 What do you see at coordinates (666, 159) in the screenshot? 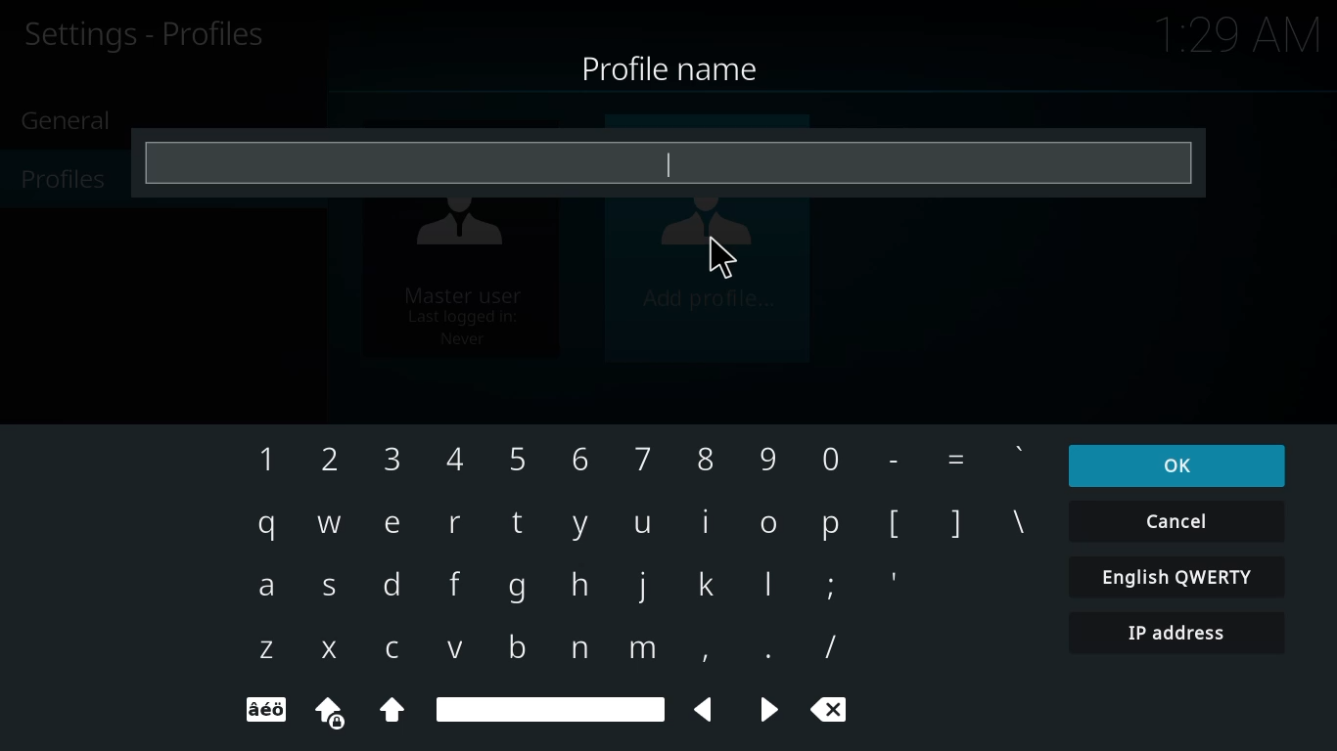
I see `type` at bounding box center [666, 159].